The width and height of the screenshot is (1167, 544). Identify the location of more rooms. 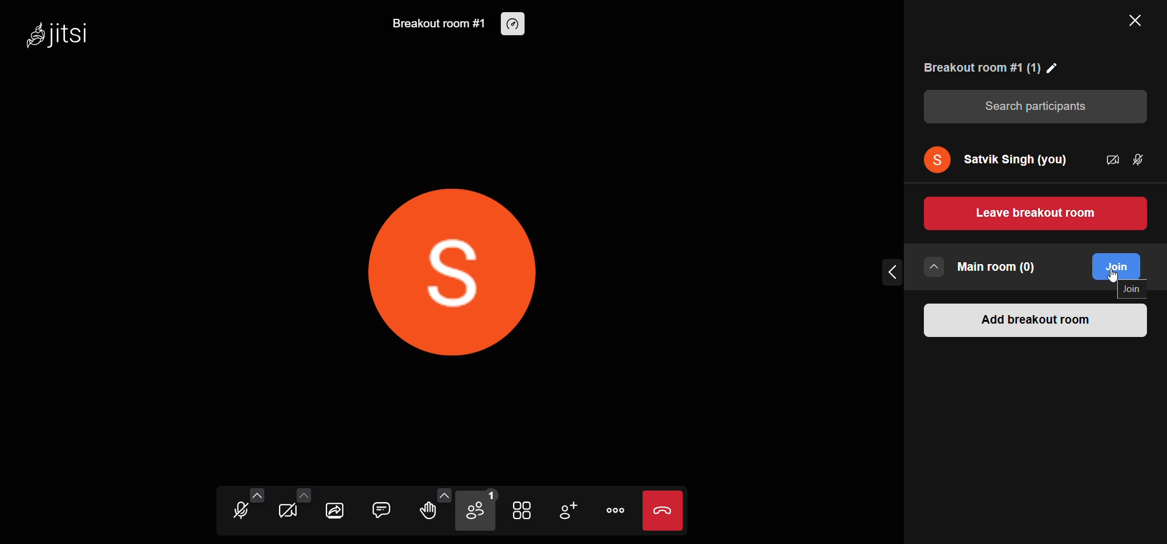
(935, 268).